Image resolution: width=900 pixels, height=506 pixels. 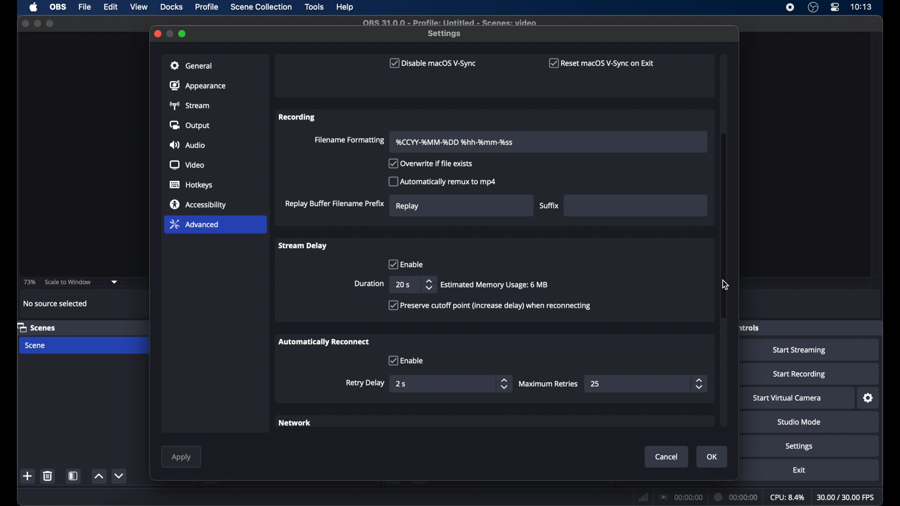 What do you see at coordinates (699, 384) in the screenshot?
I see `stepper butons` at bounding box center [699, 384].